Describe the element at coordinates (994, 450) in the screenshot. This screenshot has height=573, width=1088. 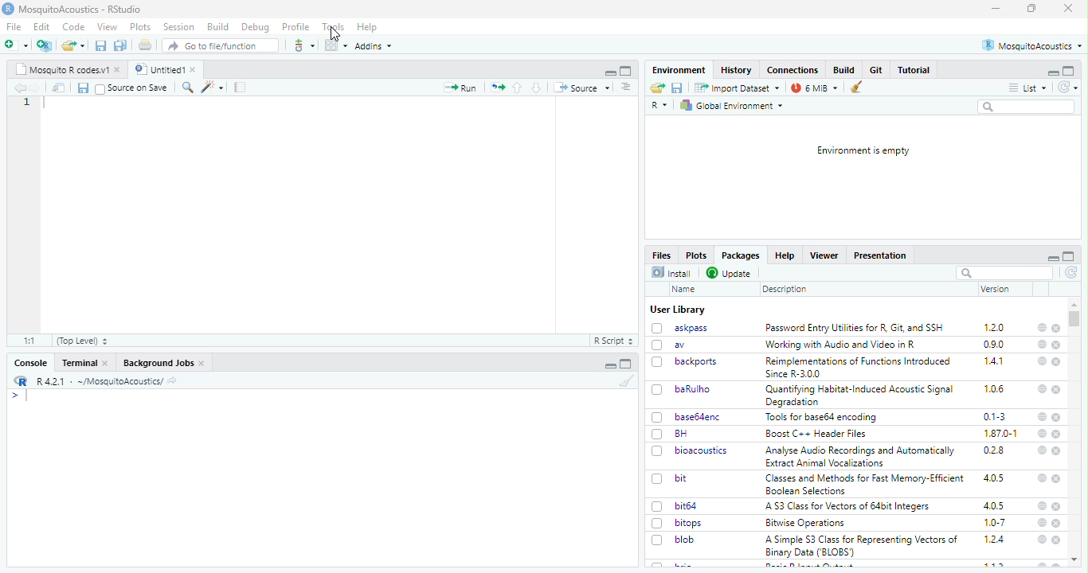
I see `028` at that location.